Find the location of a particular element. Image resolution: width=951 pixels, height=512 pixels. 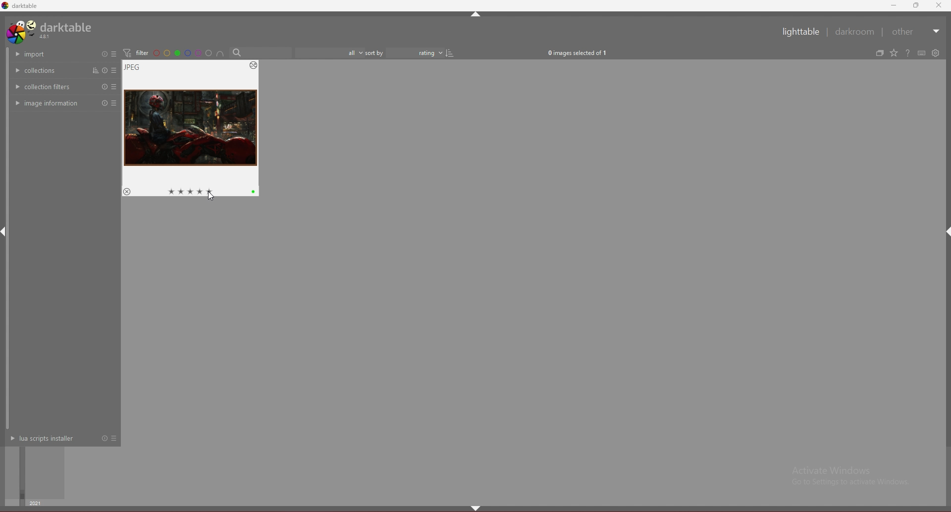

reset is located at coordinates (105, 70).